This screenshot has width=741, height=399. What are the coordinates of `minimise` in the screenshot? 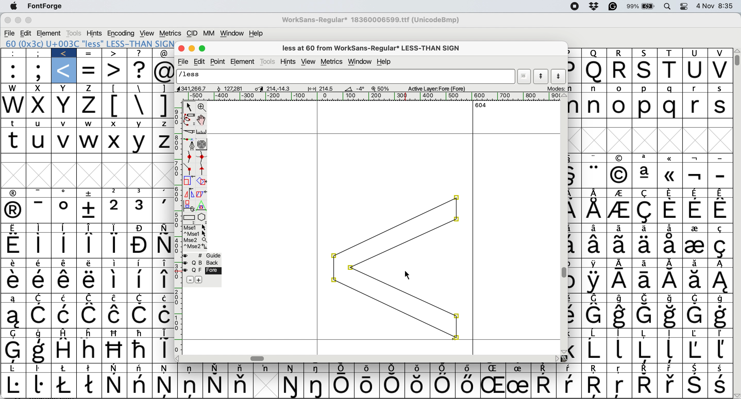 It's located at (18, 21).